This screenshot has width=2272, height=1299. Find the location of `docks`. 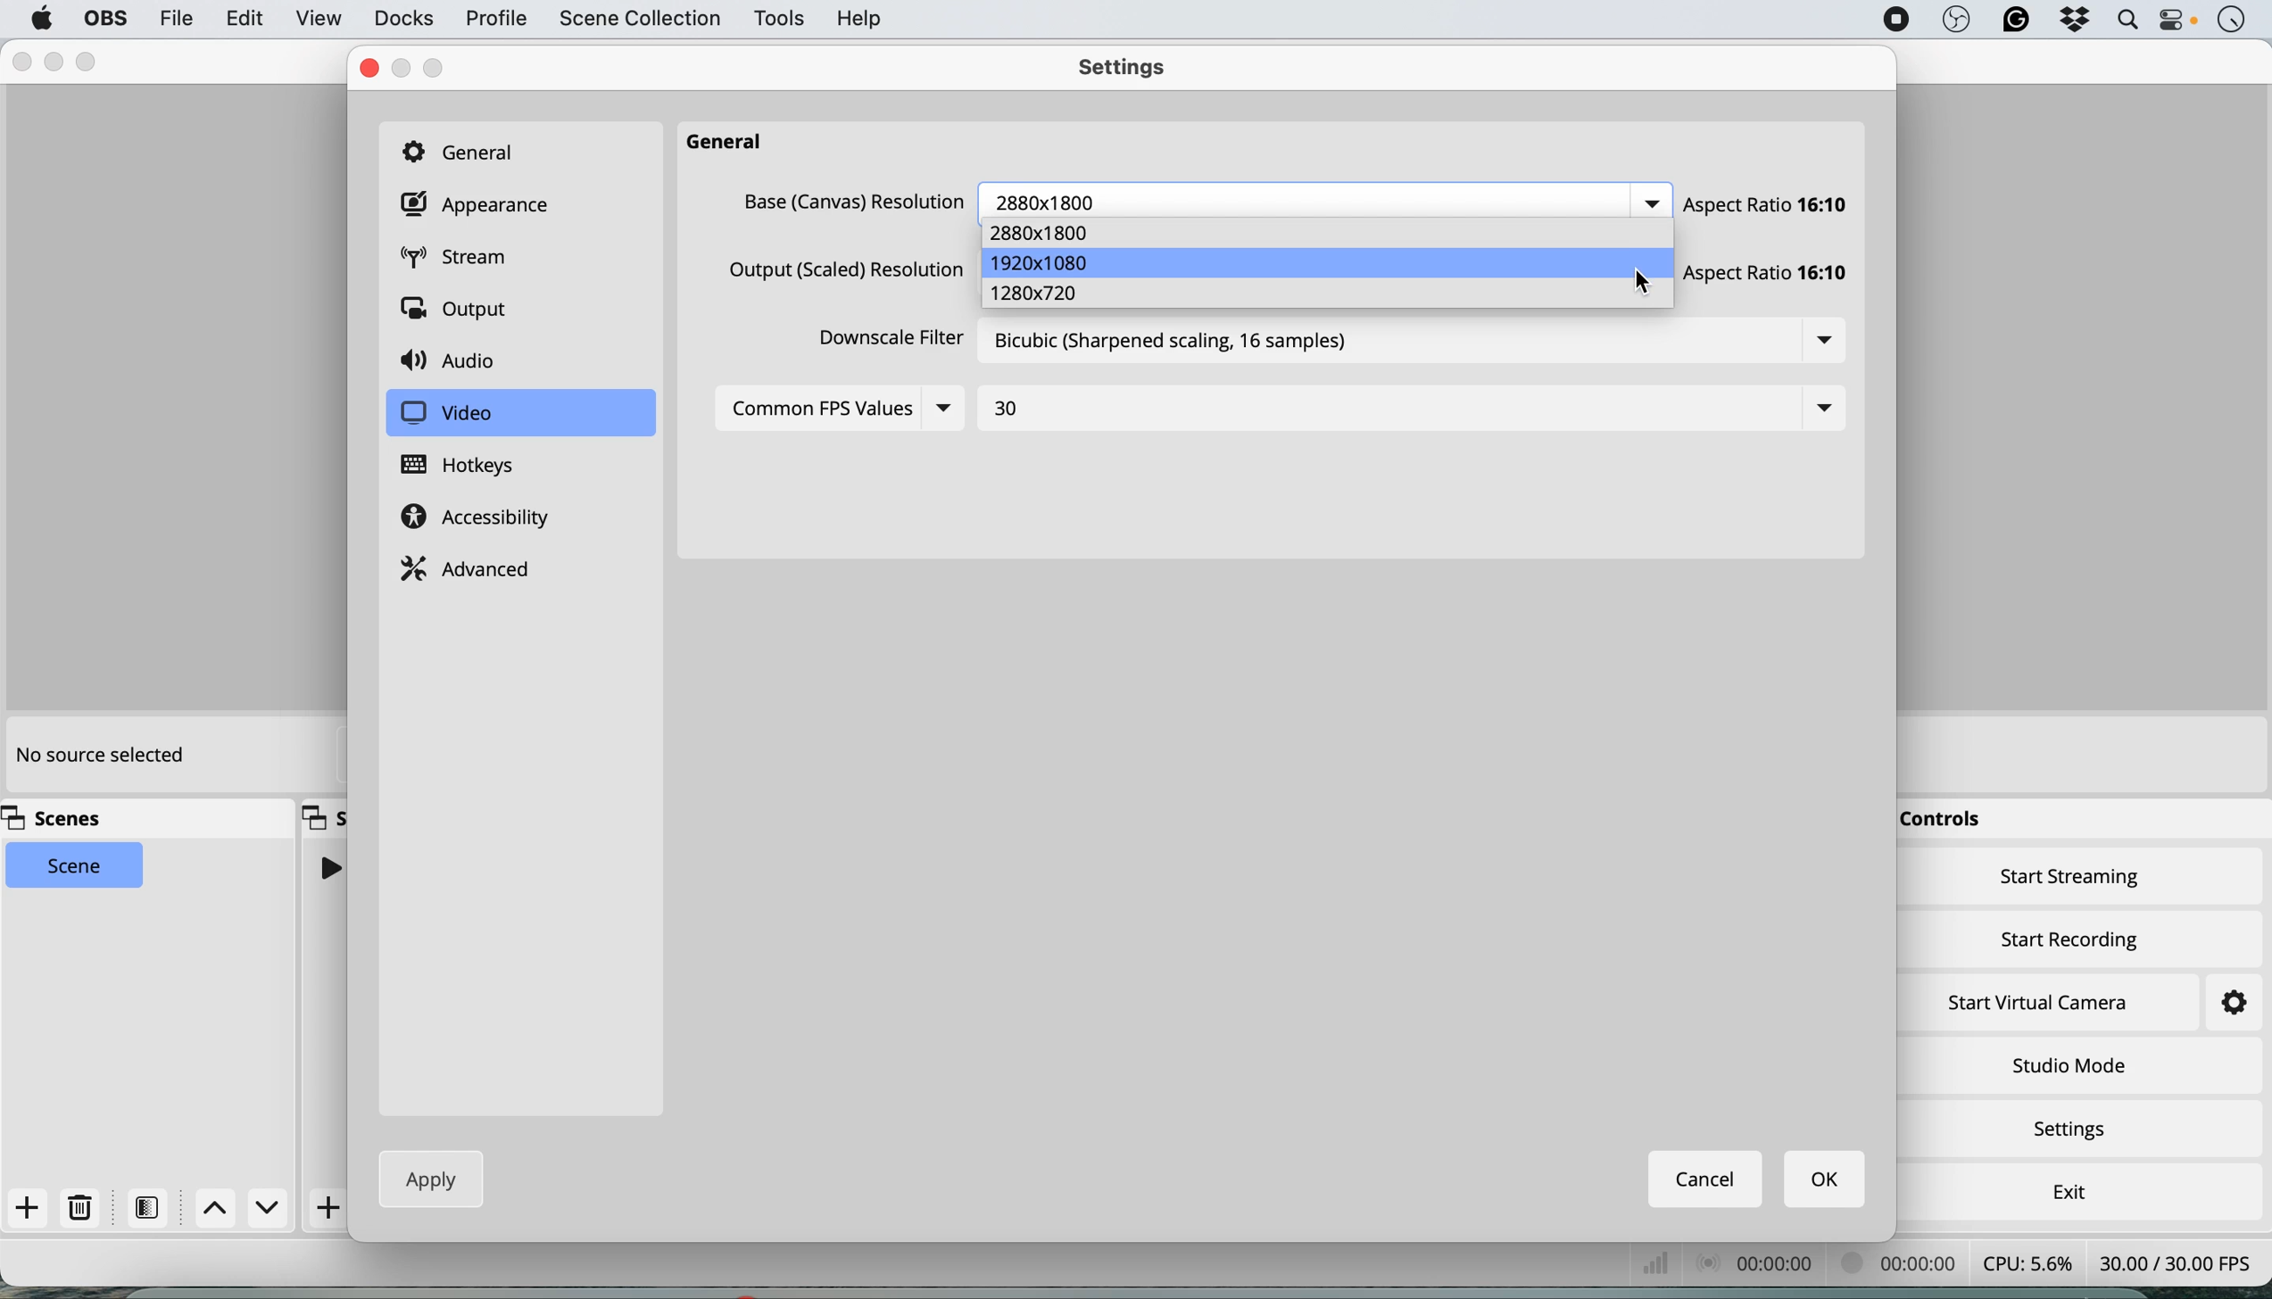

docks is located at coordinates (403, 19).